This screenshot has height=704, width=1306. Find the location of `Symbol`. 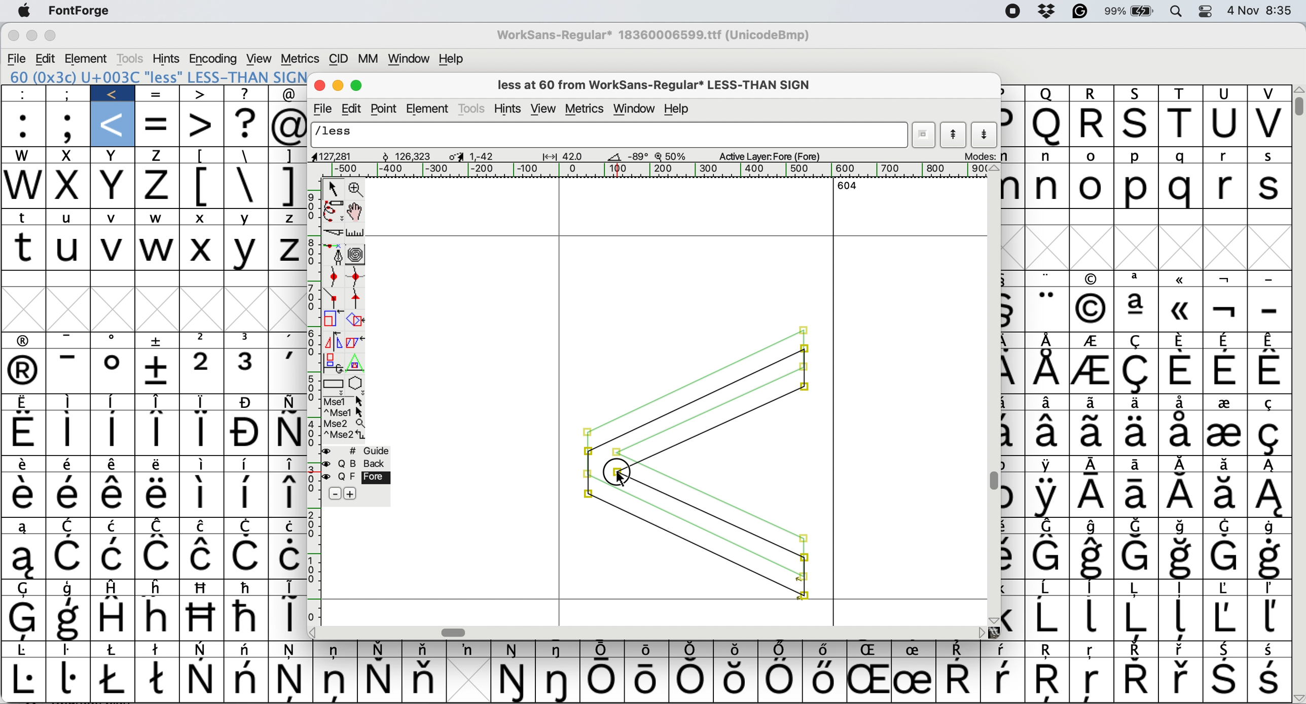

Symbol is located at coordinates (114, 496).